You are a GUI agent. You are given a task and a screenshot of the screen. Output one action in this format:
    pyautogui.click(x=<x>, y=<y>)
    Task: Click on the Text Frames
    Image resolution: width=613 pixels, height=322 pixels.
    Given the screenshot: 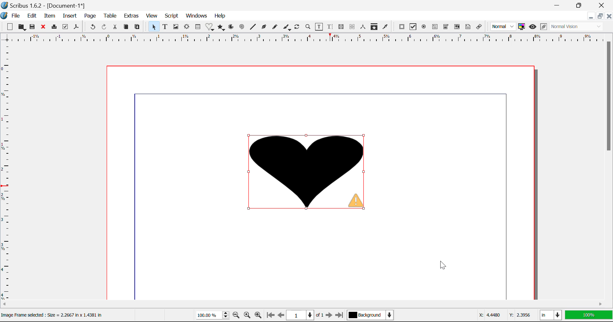 What is the action you would take?
    pyautogui.click(x=165, y=27)
    